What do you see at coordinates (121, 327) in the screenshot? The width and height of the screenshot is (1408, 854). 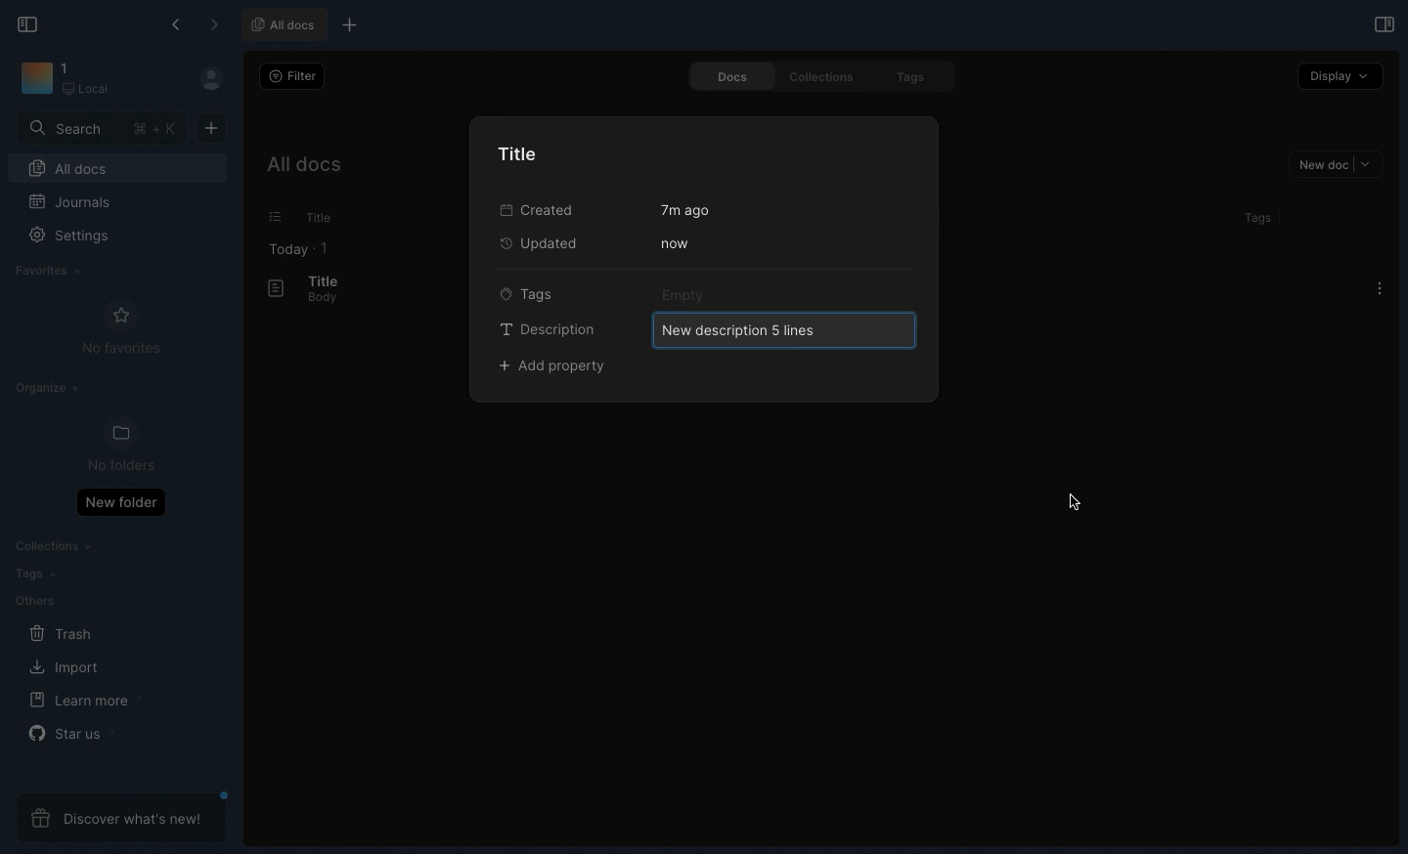 I see `No favorites` at bounding box center [121, 327].